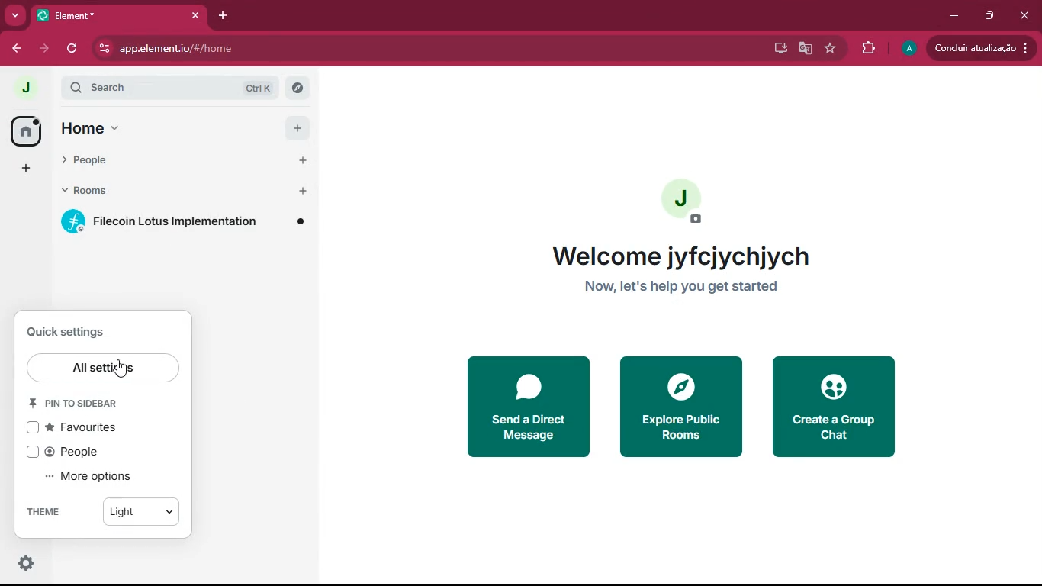 This screenshot has width=1042, height=586. Describe the element at coordinates (155, 130) in the screenshot. I see `home` at that location.